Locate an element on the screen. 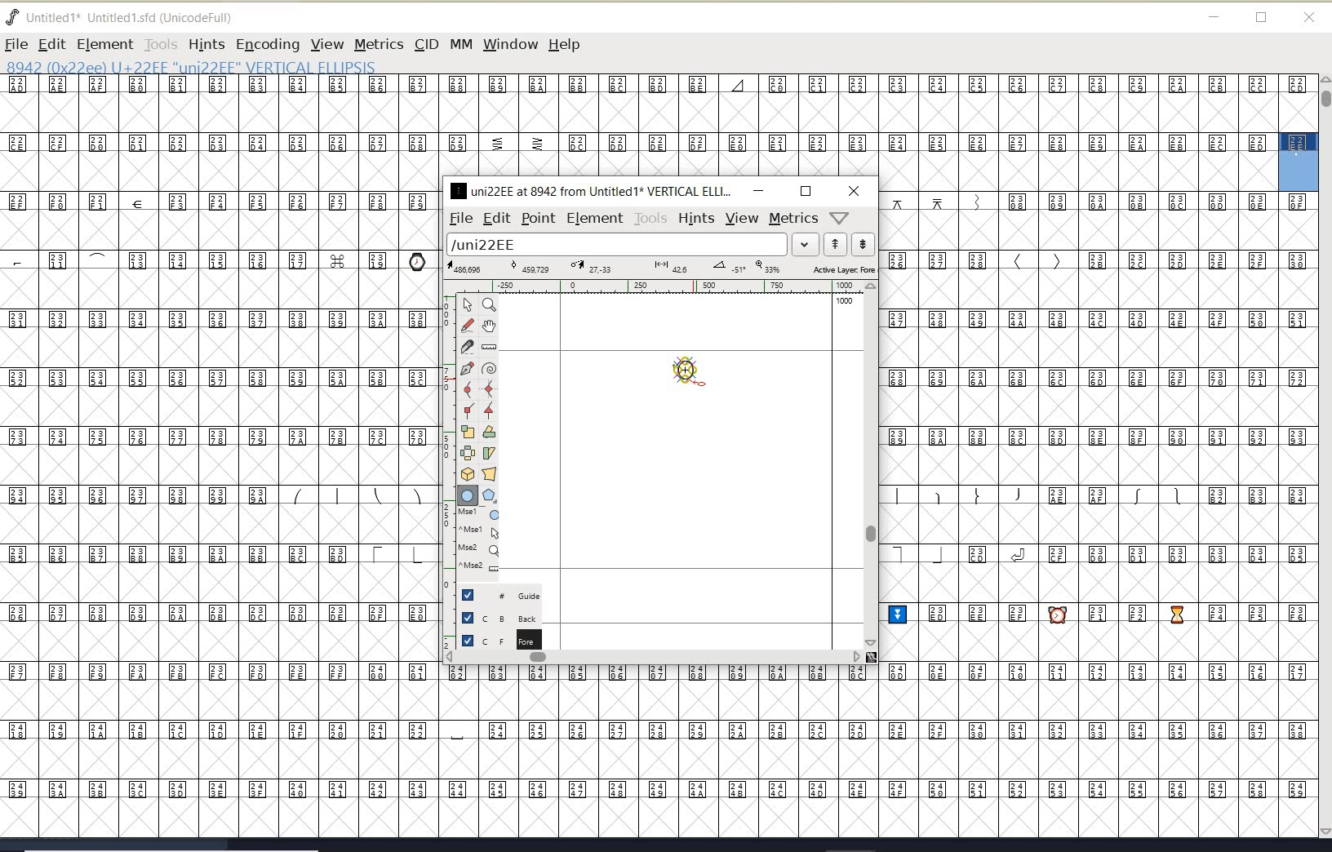 Image resolution: width=1332 pixels, height=852 pixels. active layer is located at coordinates (662, 269).